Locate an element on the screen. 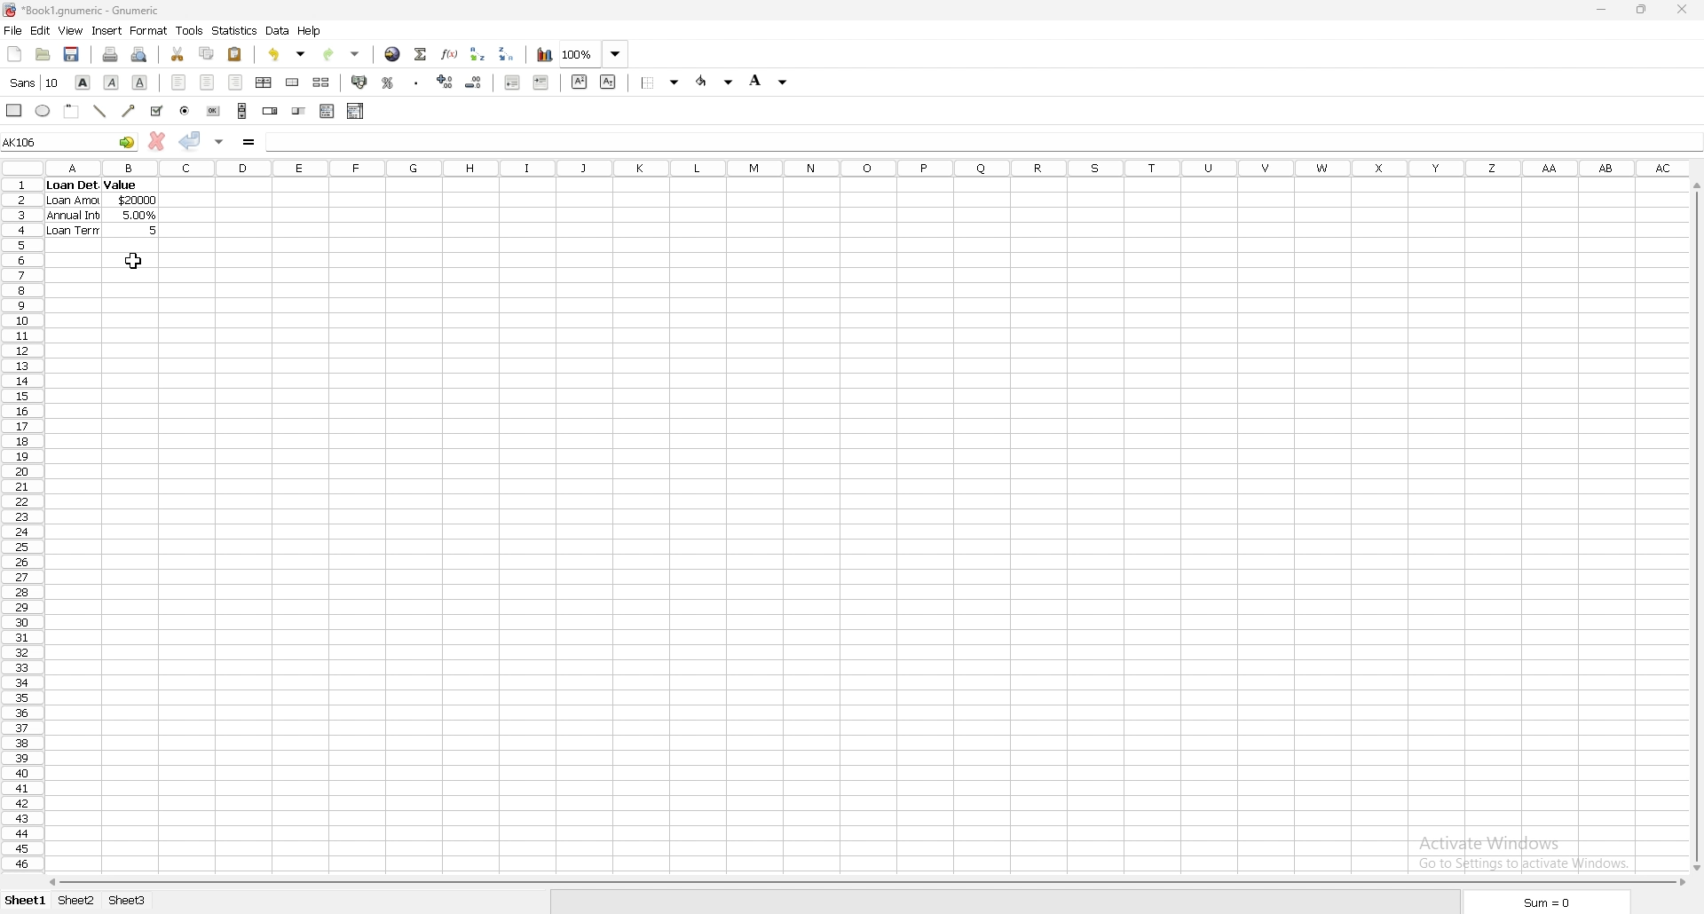 The width and height of the screenshot is (1704, 914). copy is located at coordinates (206, 54).